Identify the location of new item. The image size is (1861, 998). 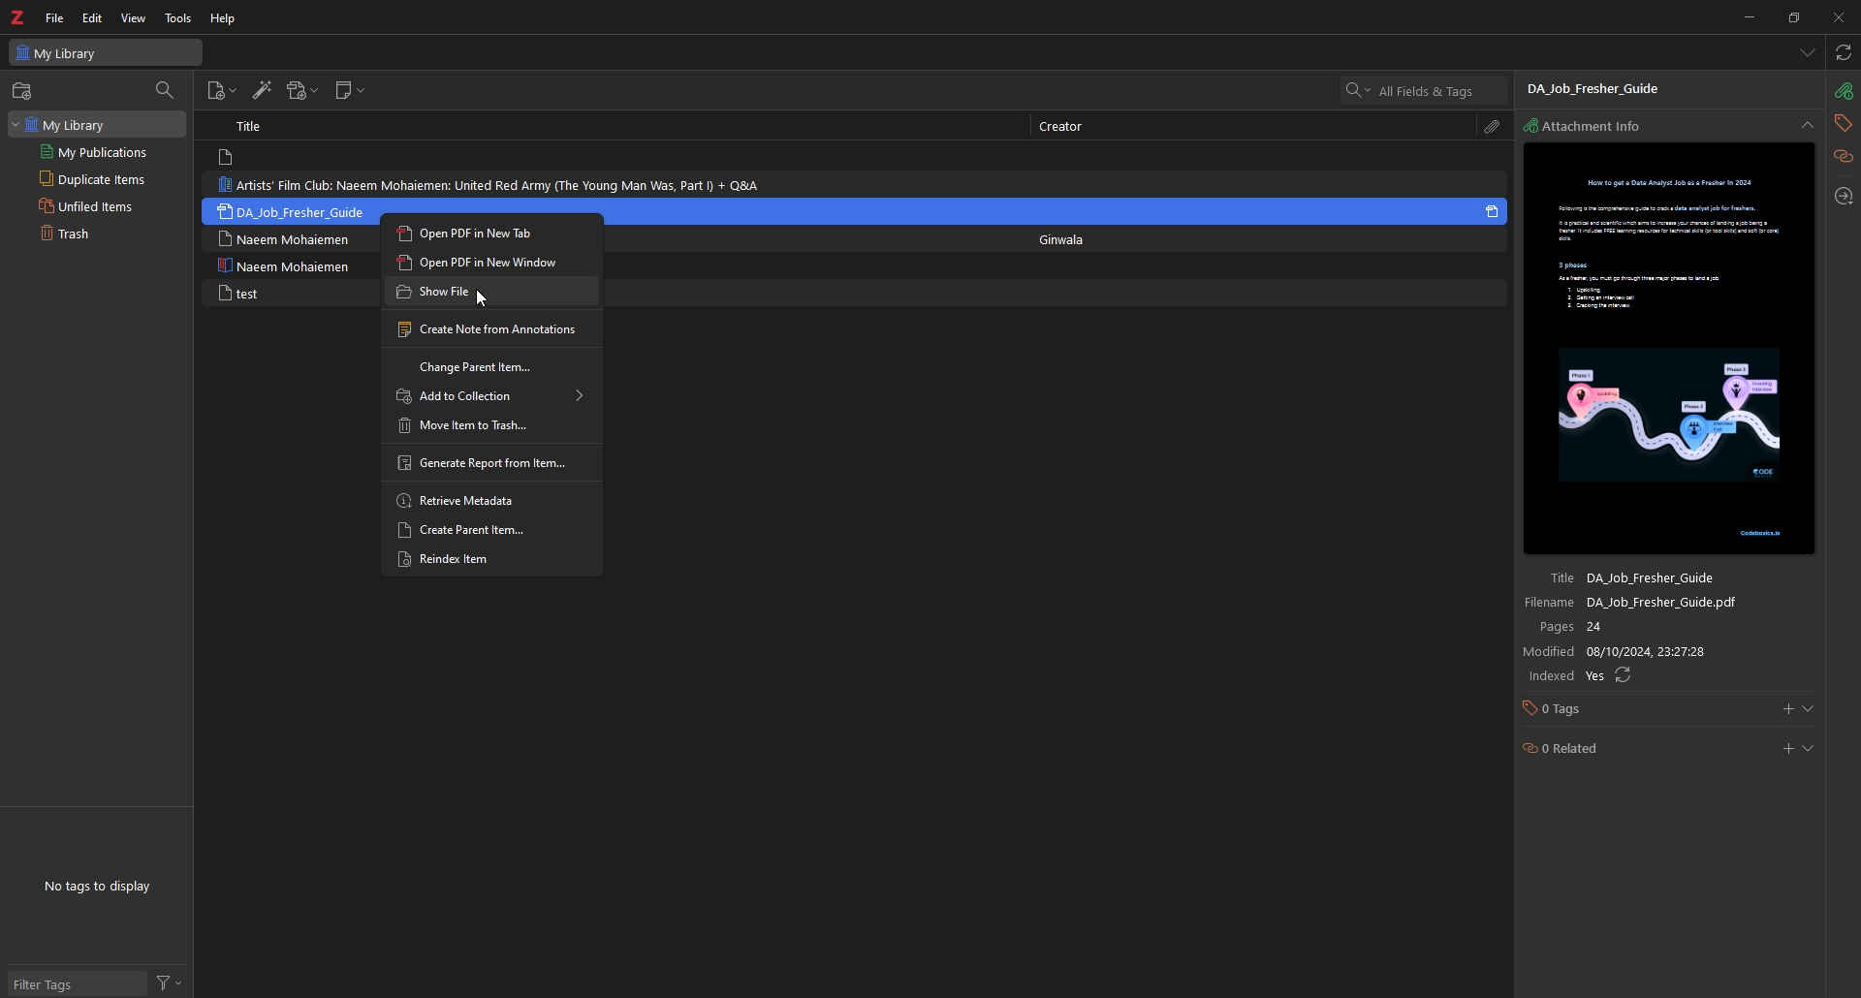
(222, 93).